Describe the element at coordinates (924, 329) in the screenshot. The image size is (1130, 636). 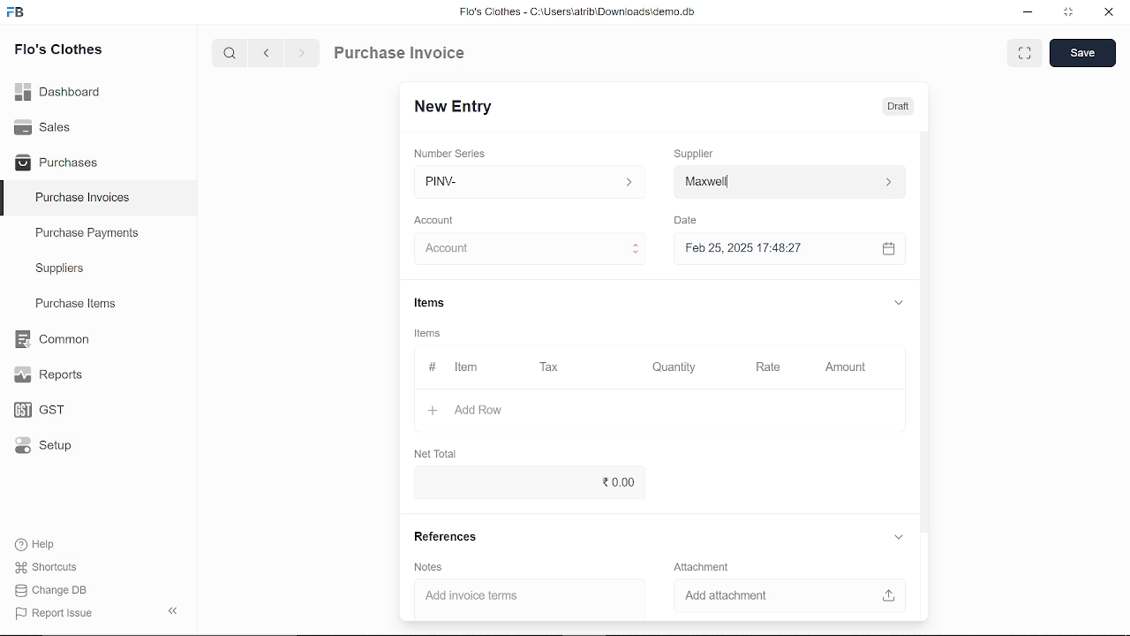
I see `vertical scrollbar` at that location.